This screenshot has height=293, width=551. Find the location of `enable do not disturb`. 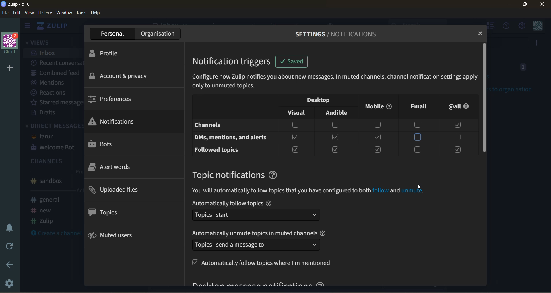

enable do not disturb is located at coordinates (10, 226).